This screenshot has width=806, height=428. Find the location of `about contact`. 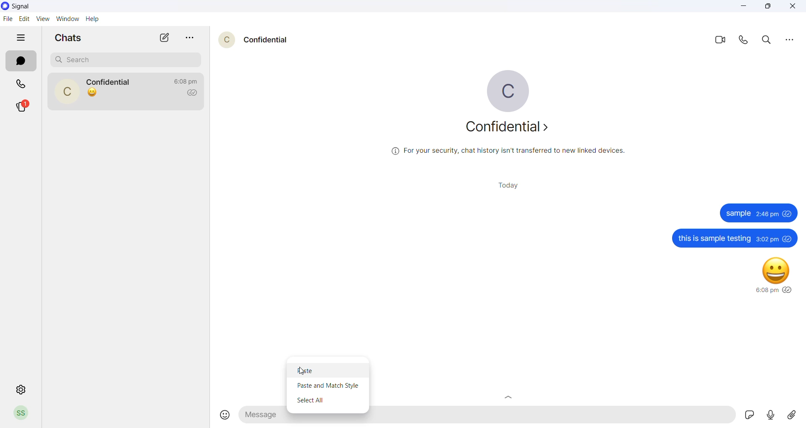

about contact is located at coordinates (511, 131).